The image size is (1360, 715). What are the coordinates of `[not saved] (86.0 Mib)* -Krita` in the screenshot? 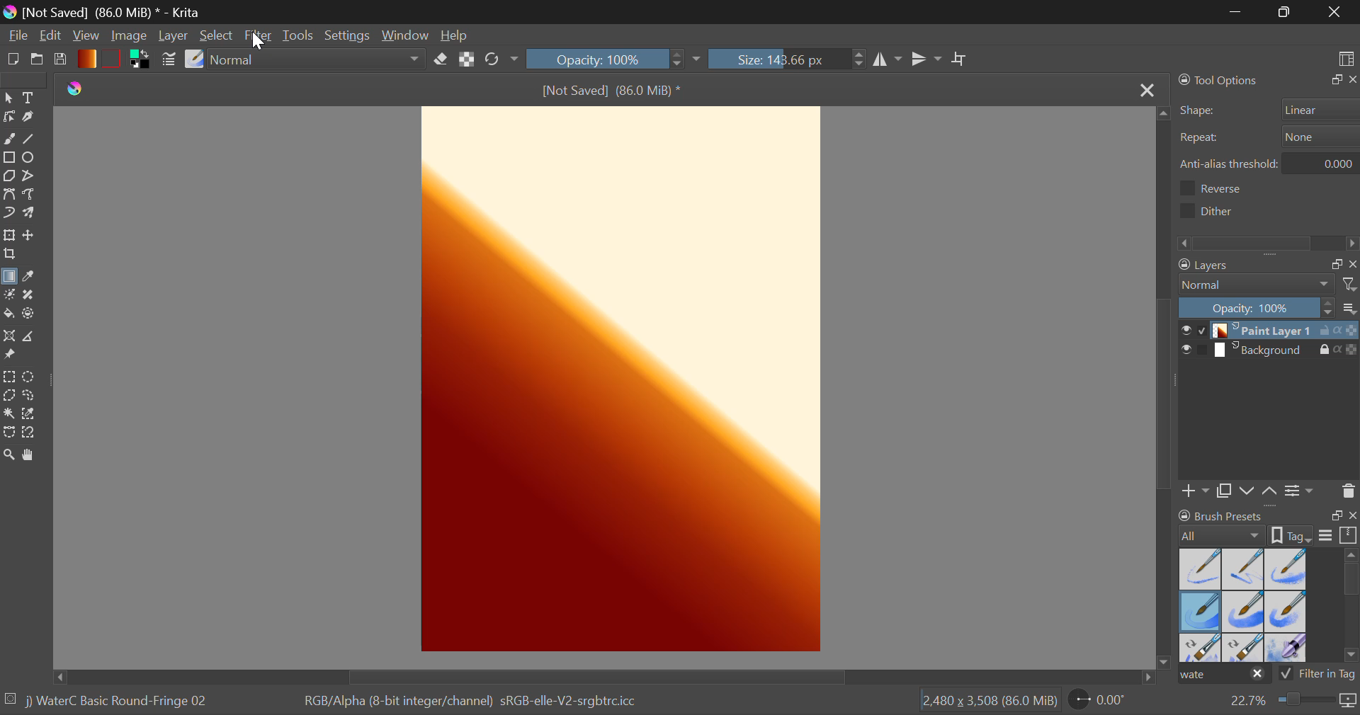 It's located at (103, 13).